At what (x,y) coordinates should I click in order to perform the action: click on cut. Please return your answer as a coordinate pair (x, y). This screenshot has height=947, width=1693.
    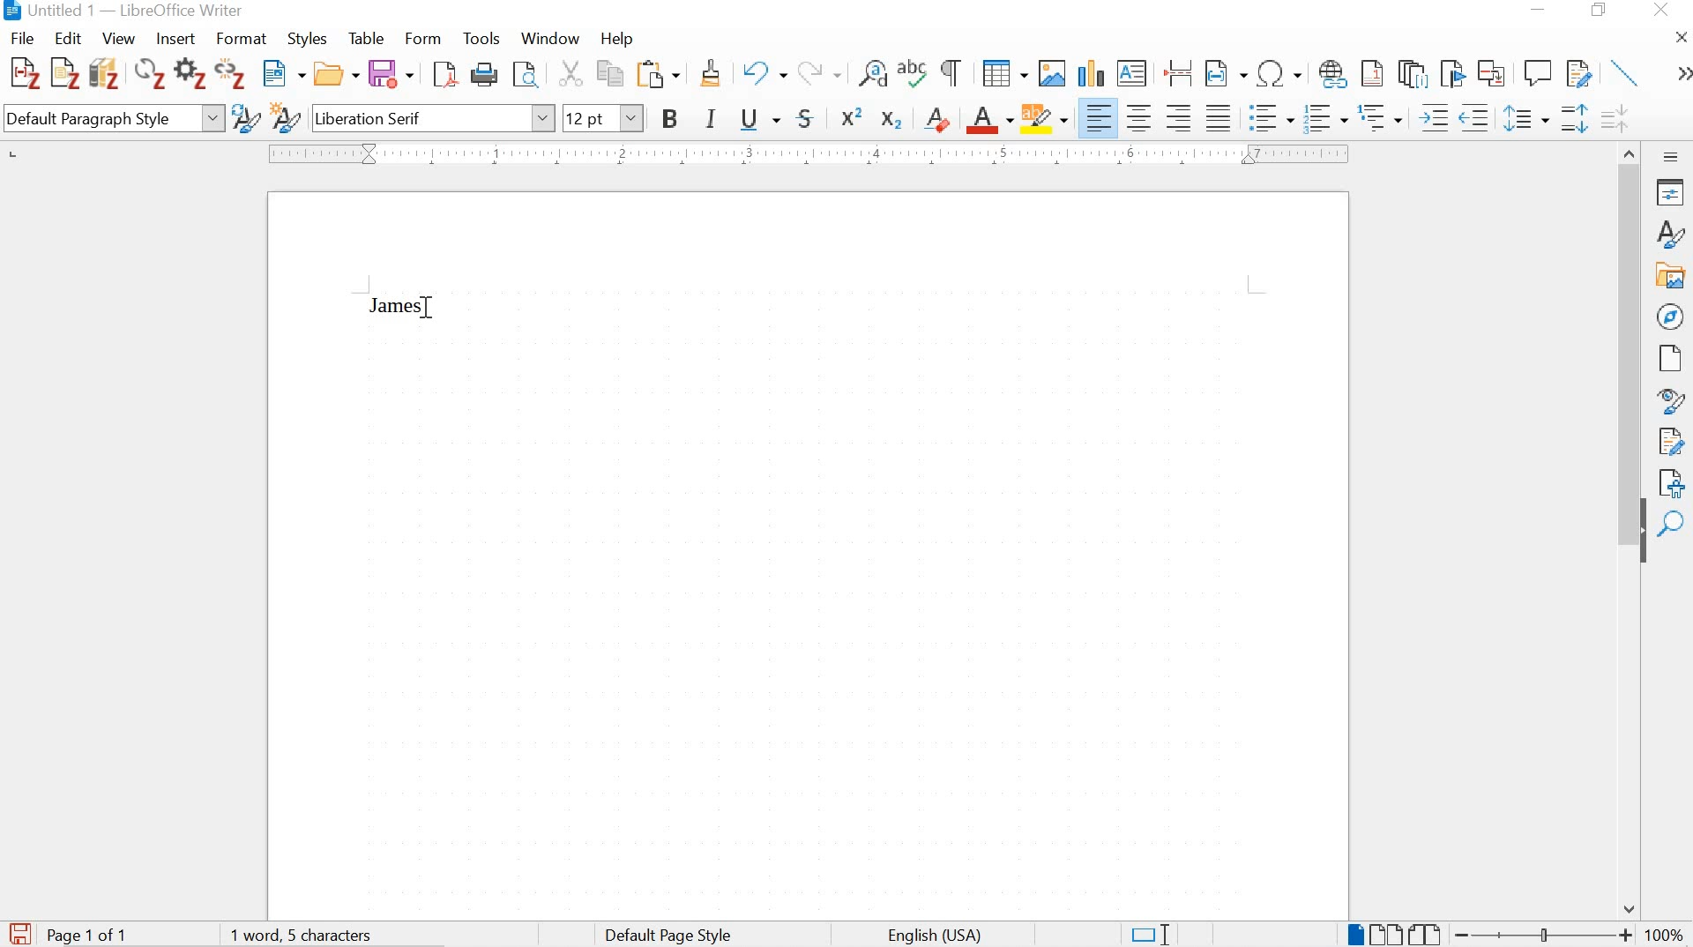
    Looking at the image, I should click on (570, 76).